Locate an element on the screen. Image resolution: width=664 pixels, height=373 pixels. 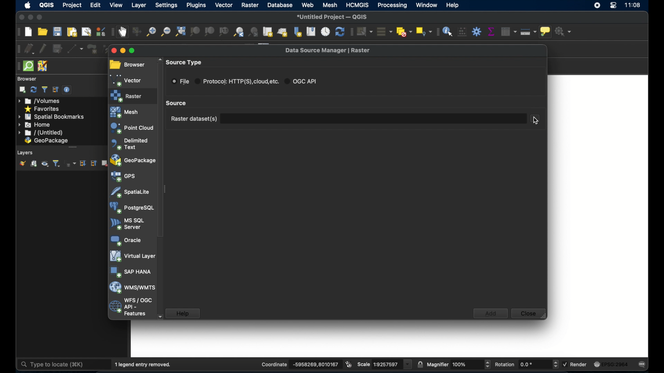
type to locate is located at coordinates (54, 364).